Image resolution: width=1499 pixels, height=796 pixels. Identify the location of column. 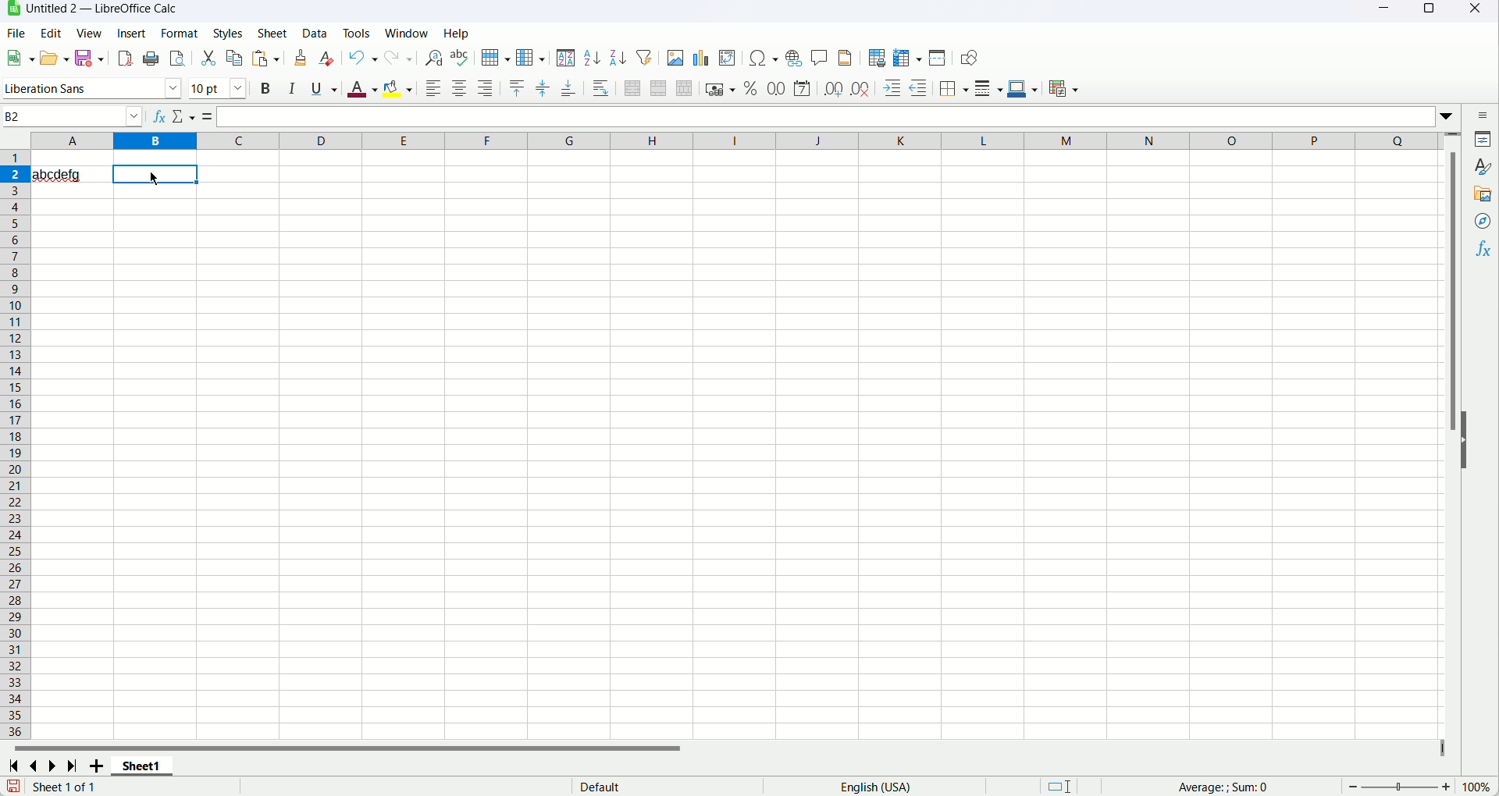
(737, 140).